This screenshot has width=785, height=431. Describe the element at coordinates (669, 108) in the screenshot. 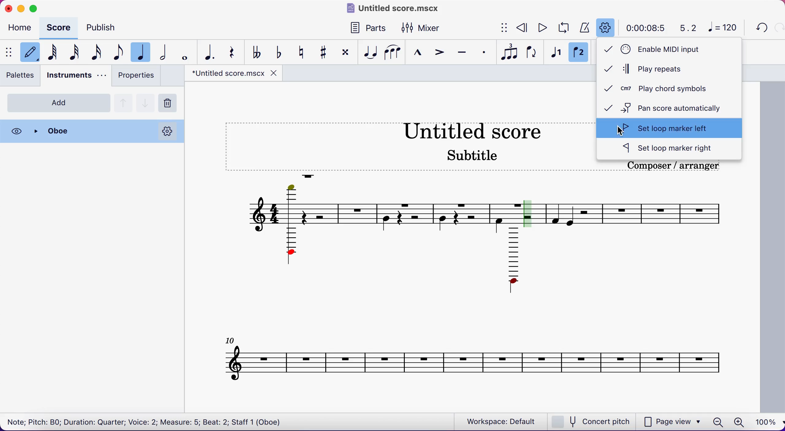

I see `pan score automatically` at that location.